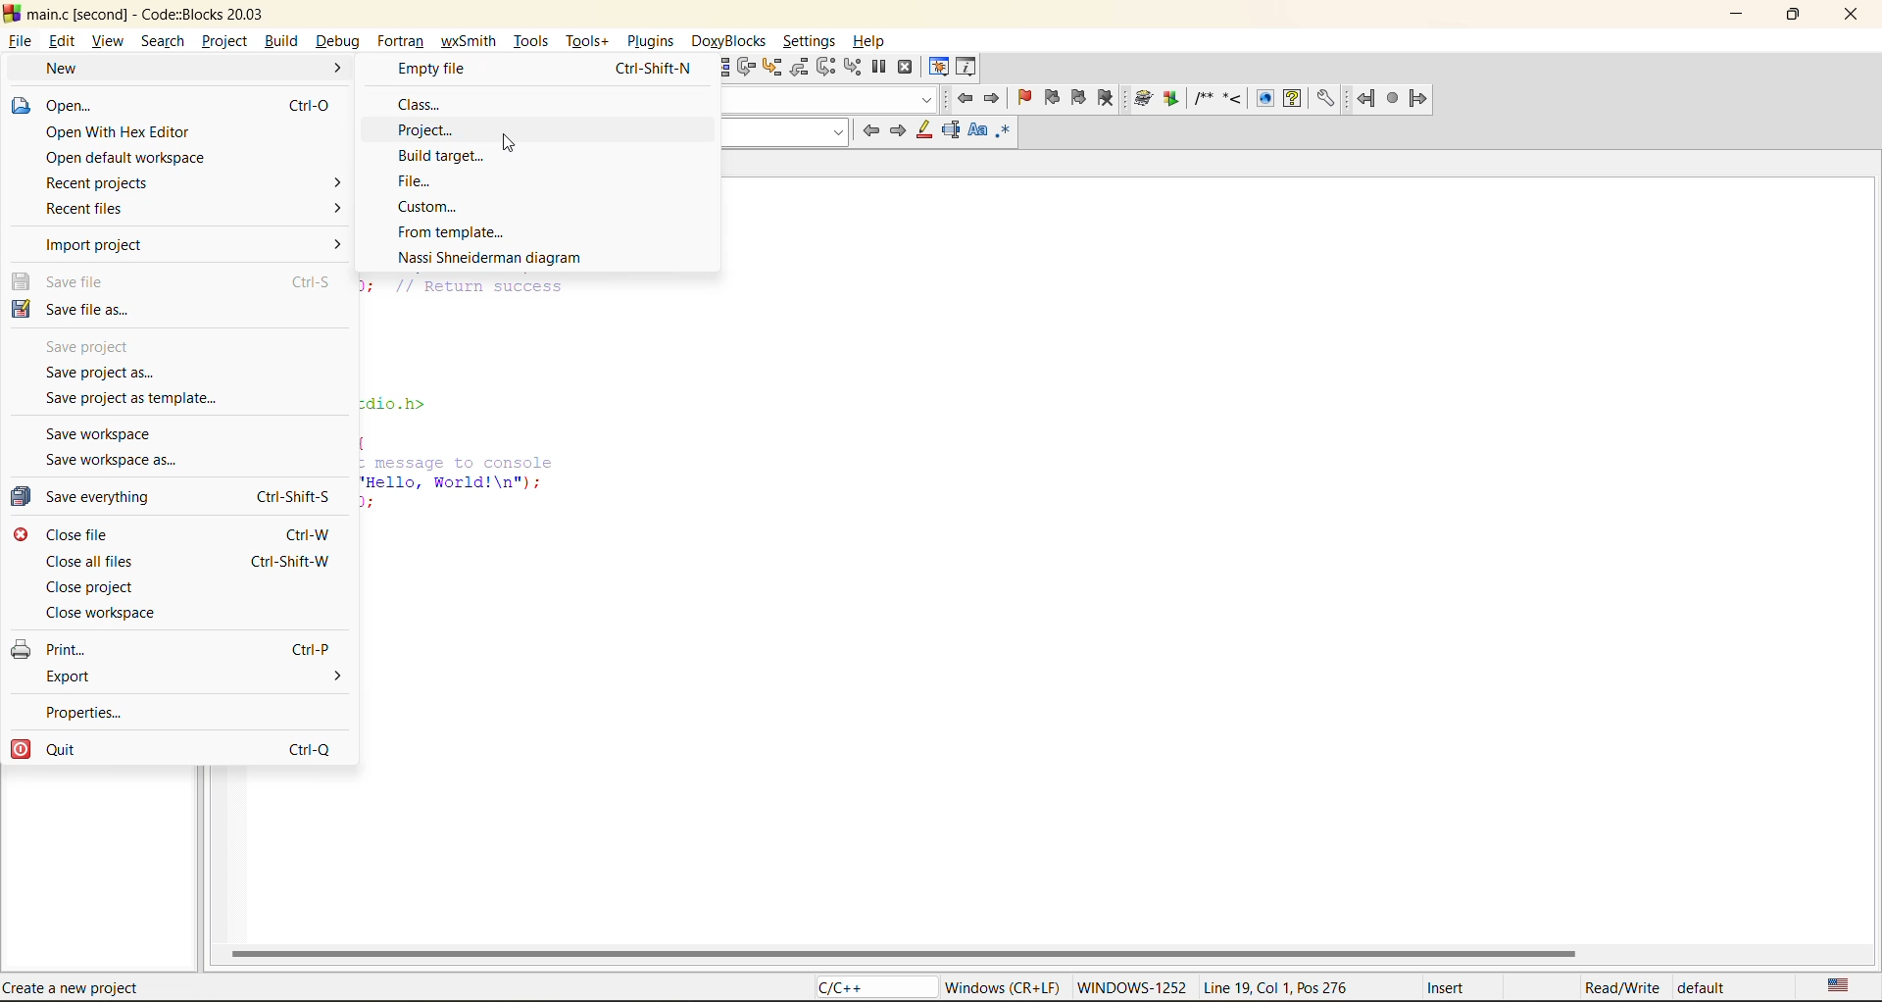 The height and width of the screenshot is (1002, 1882). I want to click on >, so click(334, 677).